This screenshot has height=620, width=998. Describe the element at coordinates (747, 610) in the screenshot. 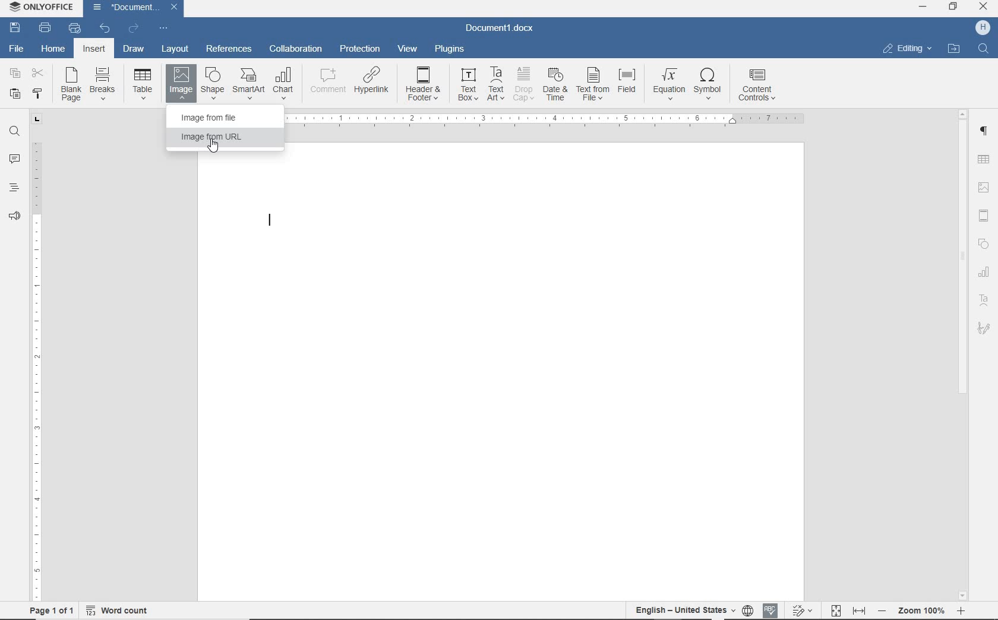

I see `set document language` at that location.